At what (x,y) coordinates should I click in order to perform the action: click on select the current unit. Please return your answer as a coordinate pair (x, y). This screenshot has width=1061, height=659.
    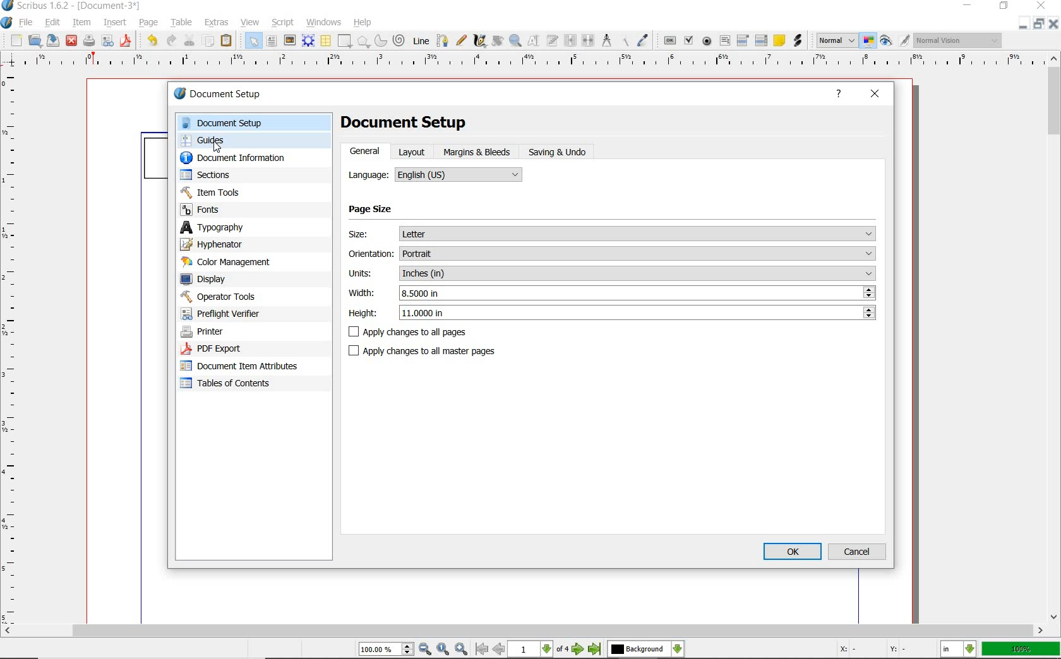
    Looking at the image, I should click on (960, 650).